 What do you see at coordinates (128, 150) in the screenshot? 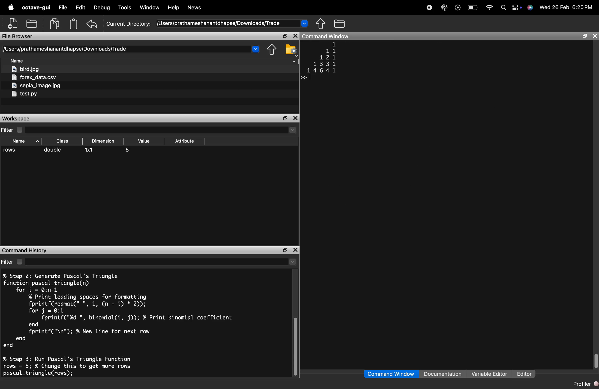
I see `5` at bounding box center [128, 150].